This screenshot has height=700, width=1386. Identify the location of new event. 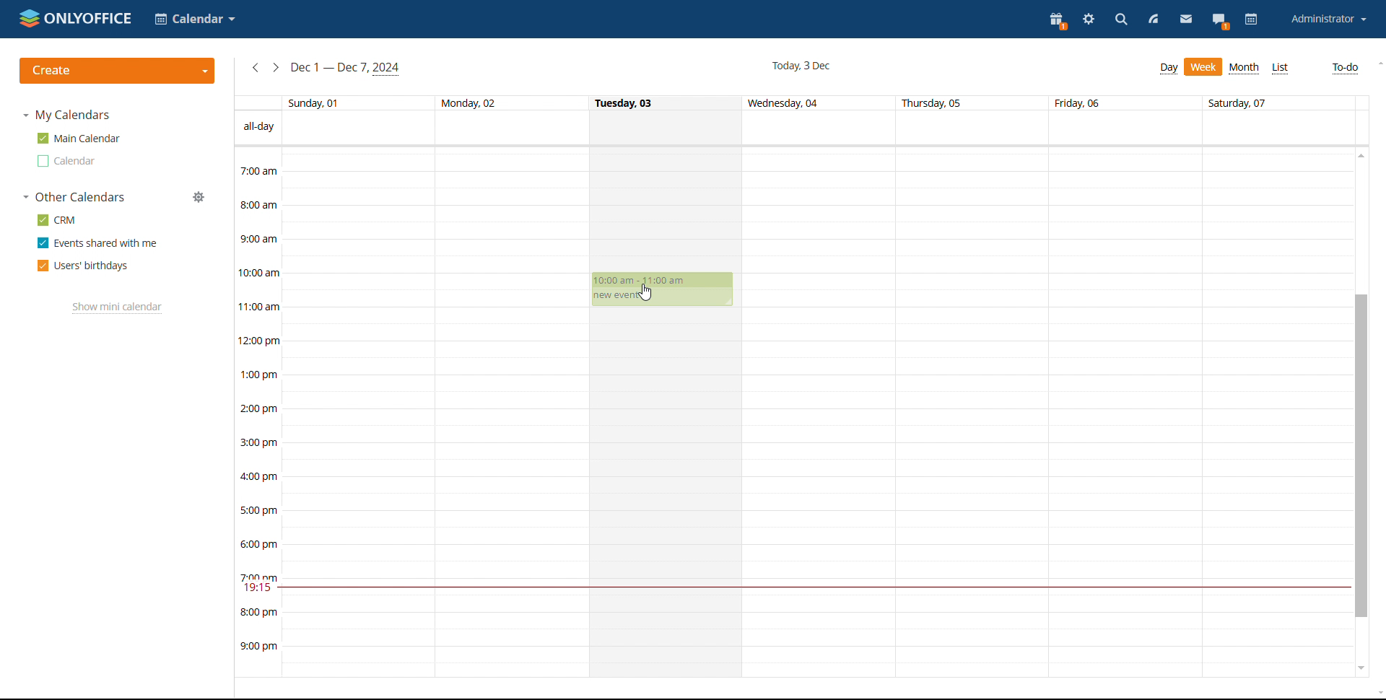
(615, 297).